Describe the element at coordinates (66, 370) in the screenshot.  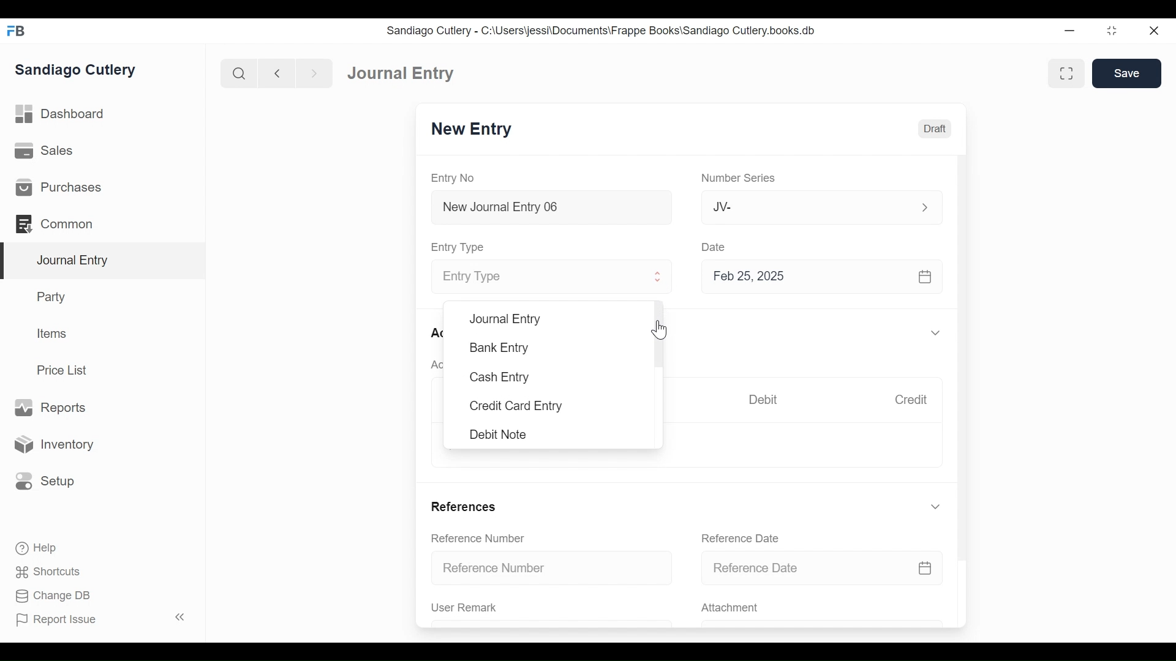
I see `Price List` at that location.